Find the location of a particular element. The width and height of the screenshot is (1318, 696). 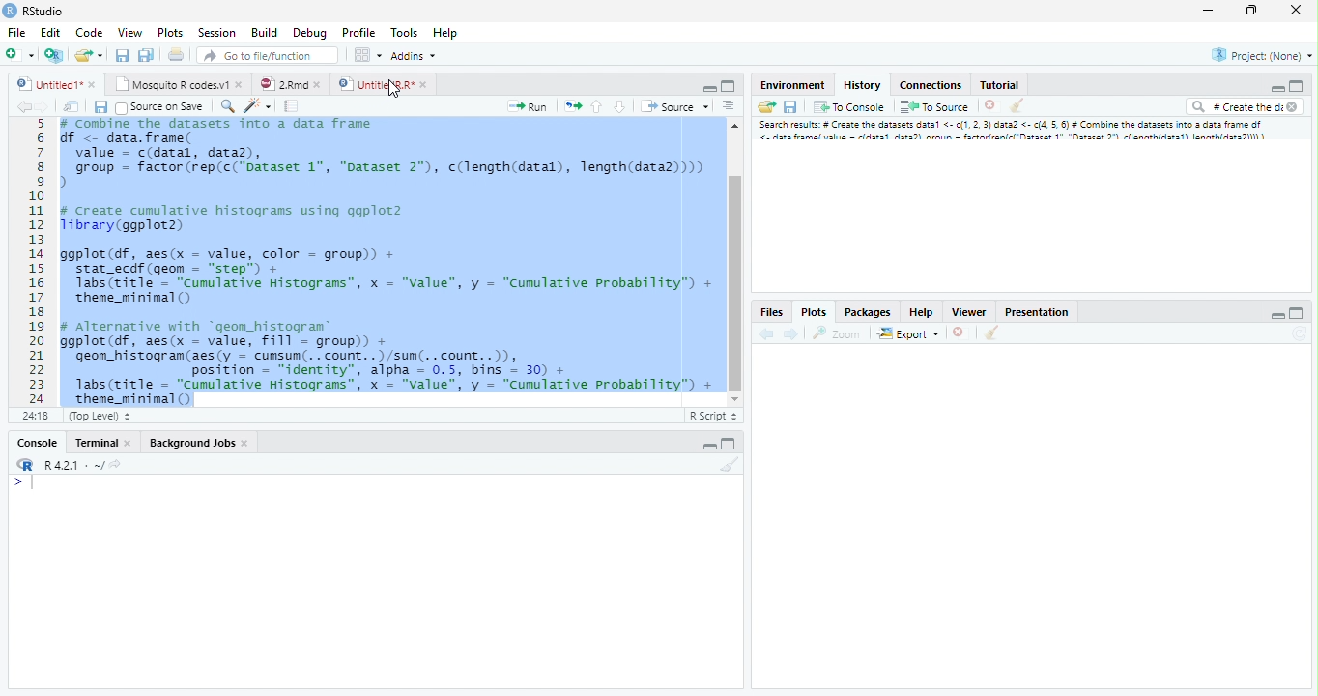

Addins is located at coordinates (415, 57).